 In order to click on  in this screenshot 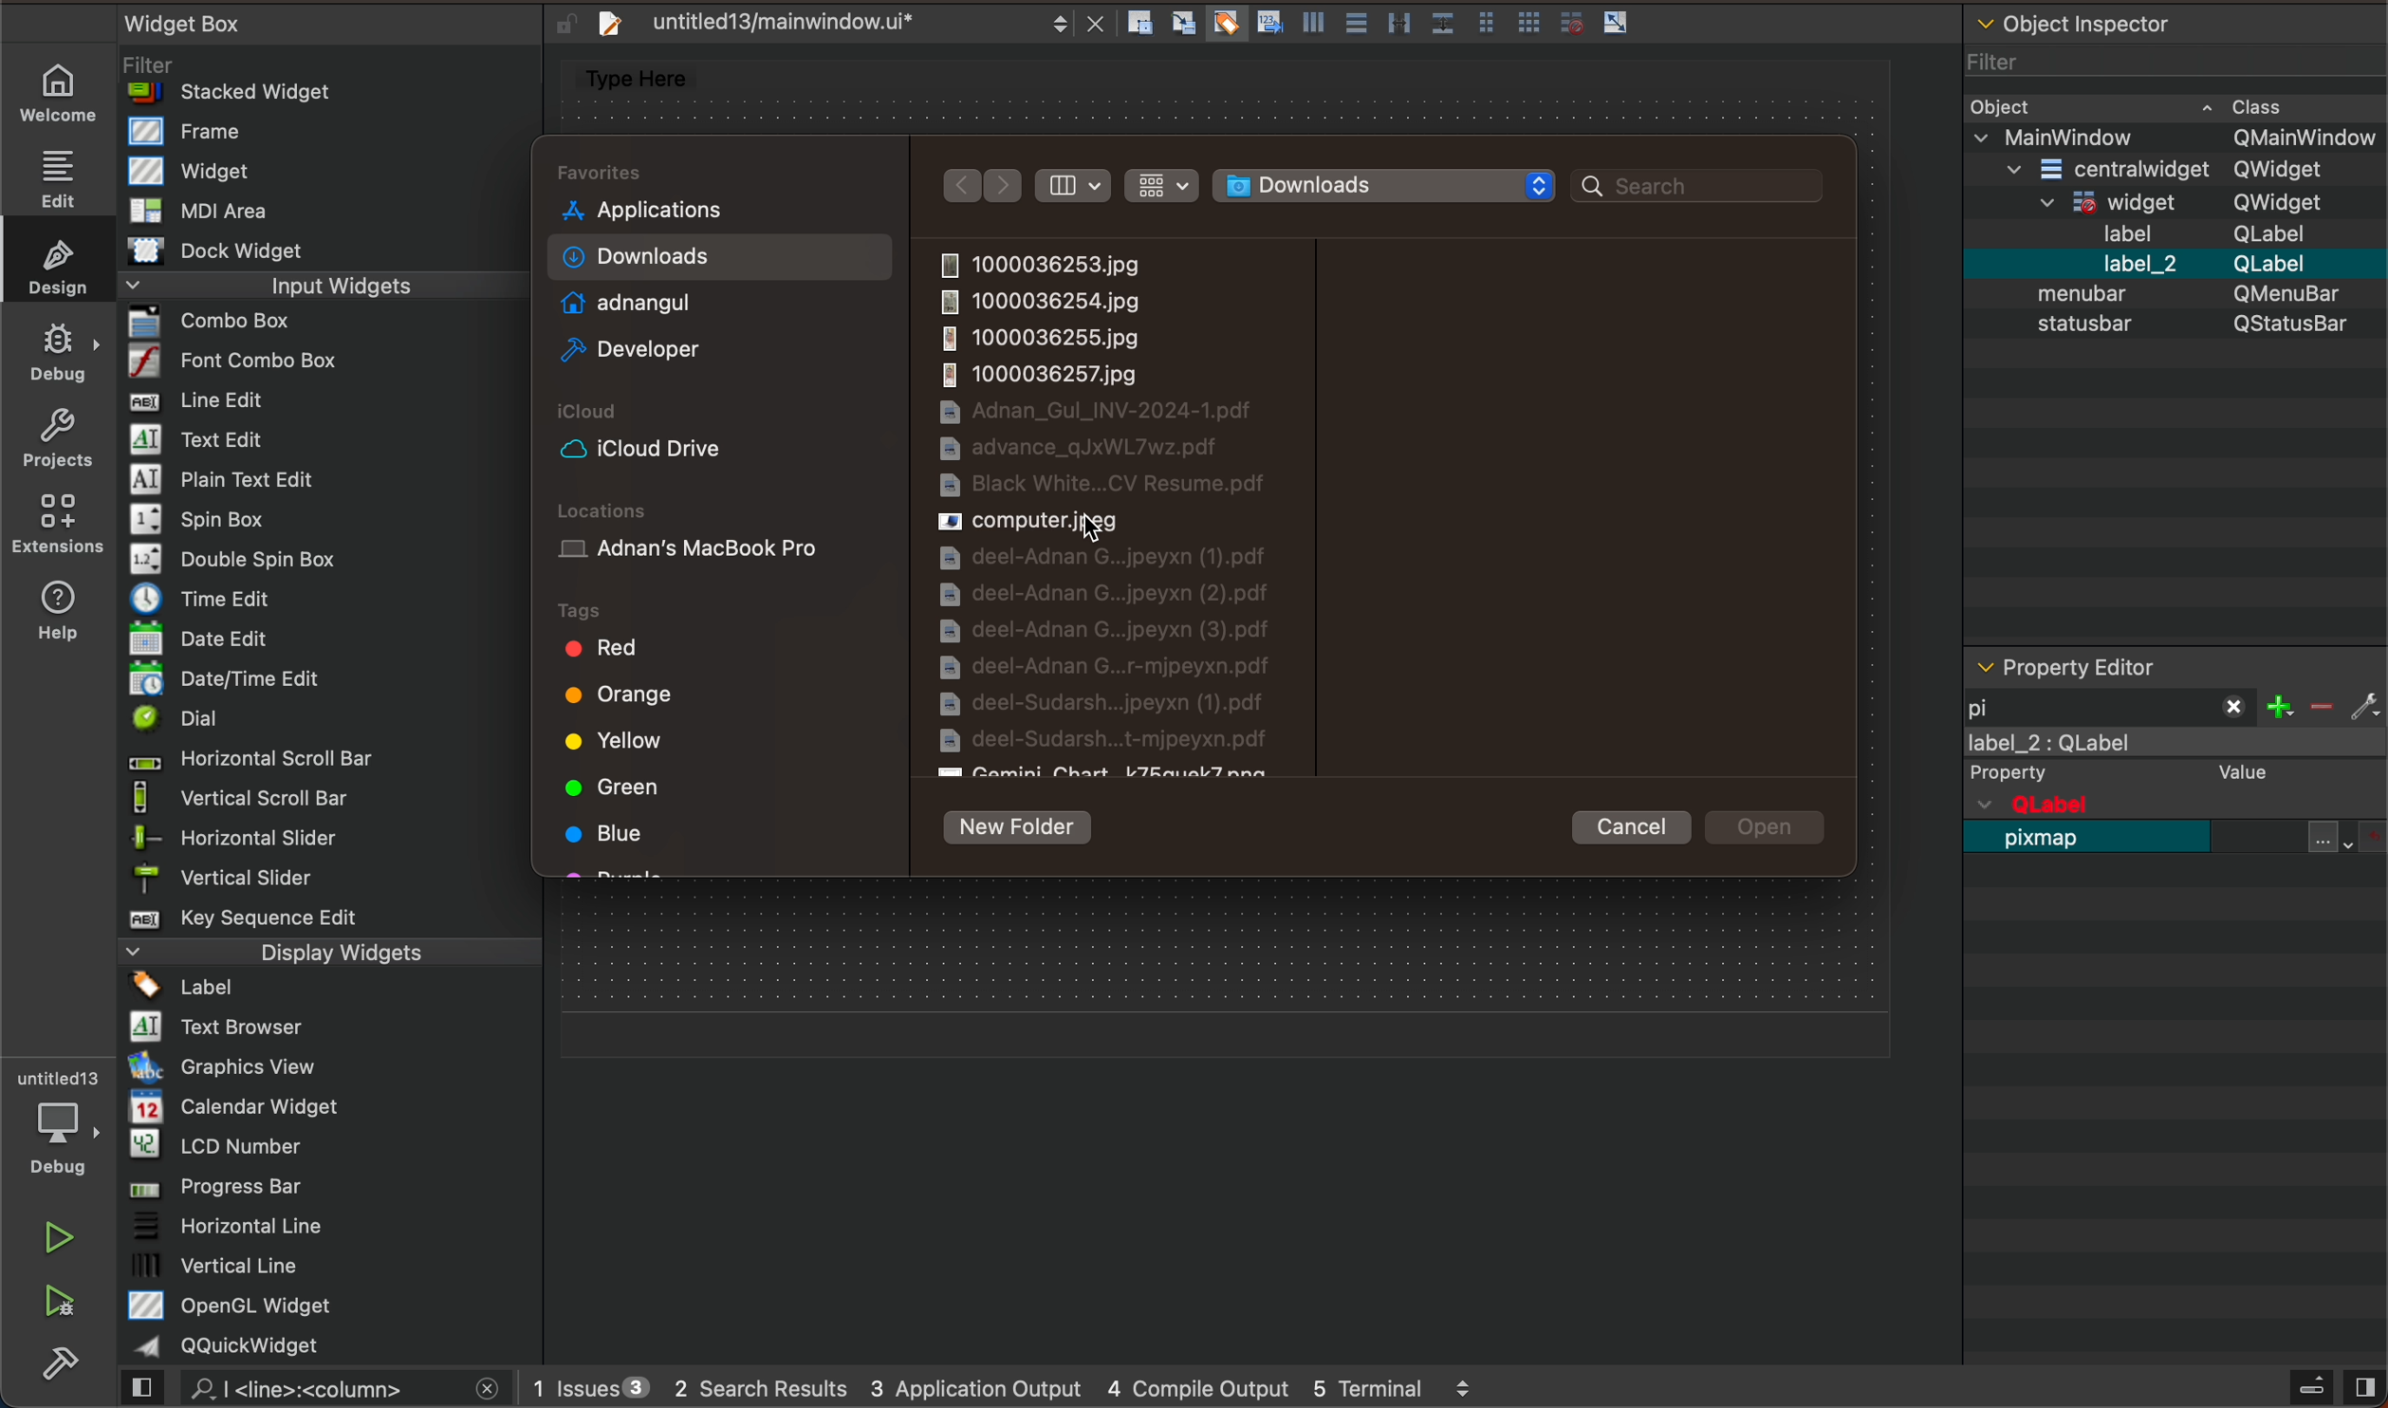, I will do `click(2313, 1388)`.